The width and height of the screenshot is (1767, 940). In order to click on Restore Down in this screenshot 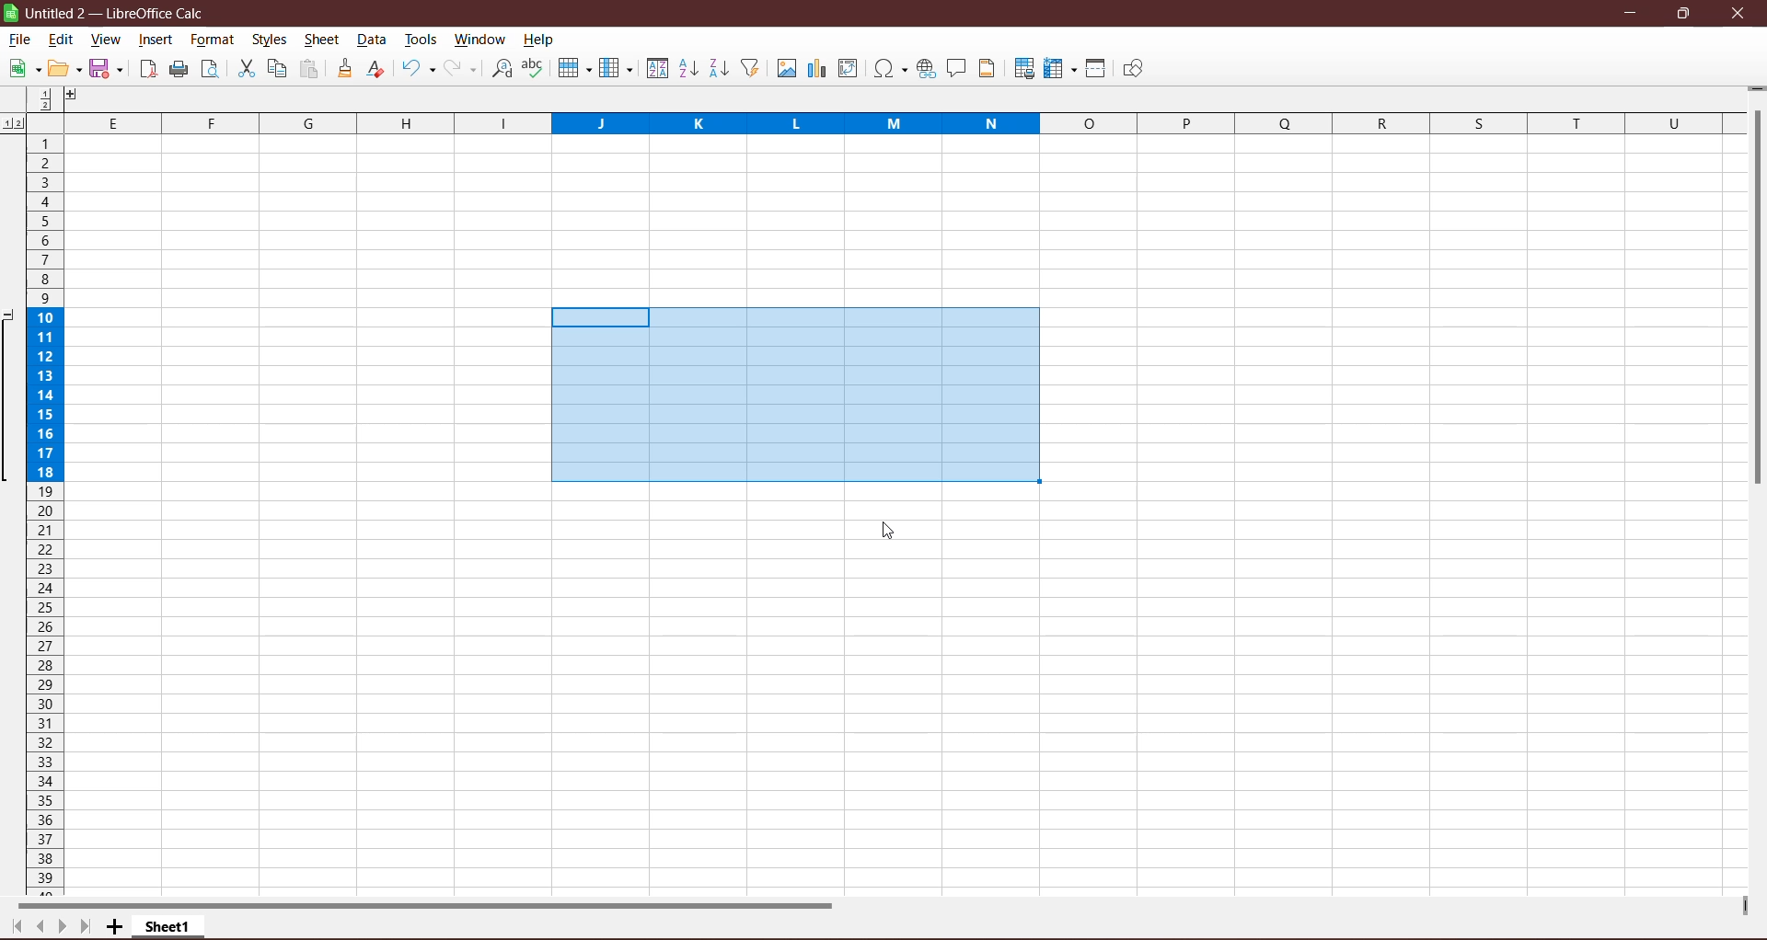, I will do `click(1682, 13)`.